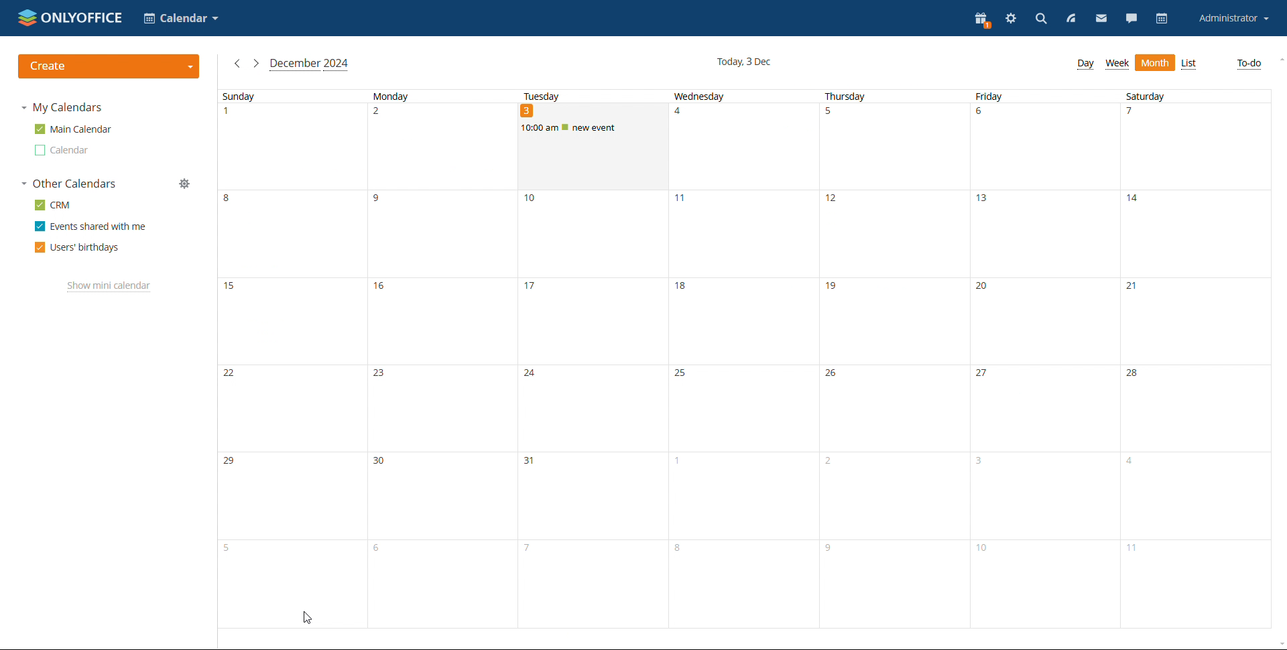 This screenshot has width=1287, height=650. I want to click on crm, so click(53, 204).